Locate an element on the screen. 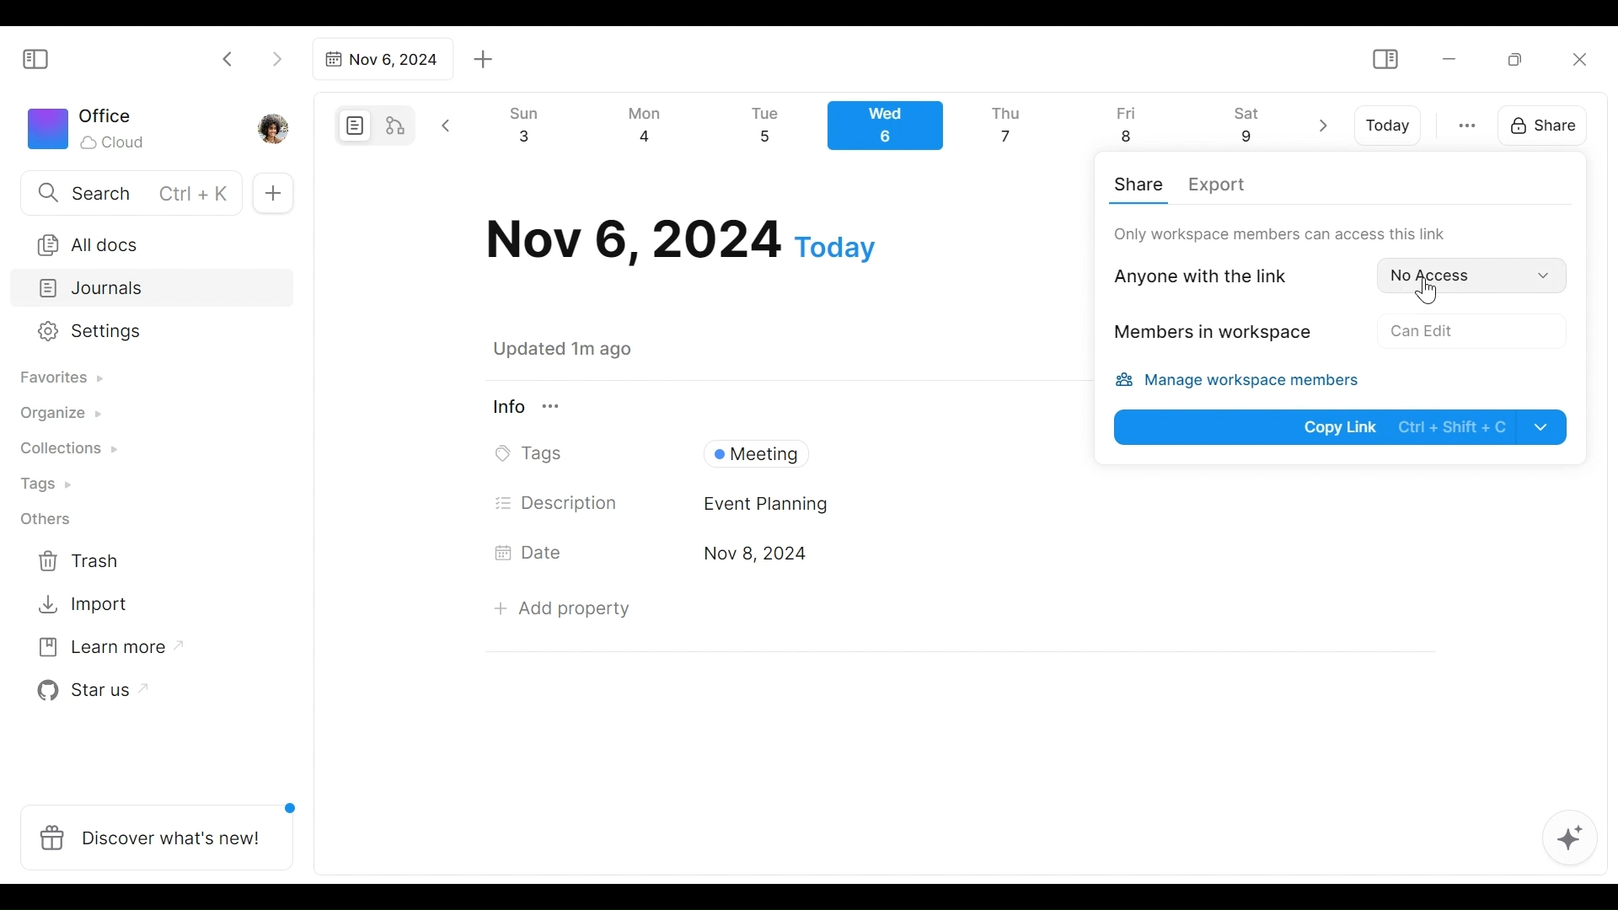  vertical scrollbar is located at coordinates (1602, 479).